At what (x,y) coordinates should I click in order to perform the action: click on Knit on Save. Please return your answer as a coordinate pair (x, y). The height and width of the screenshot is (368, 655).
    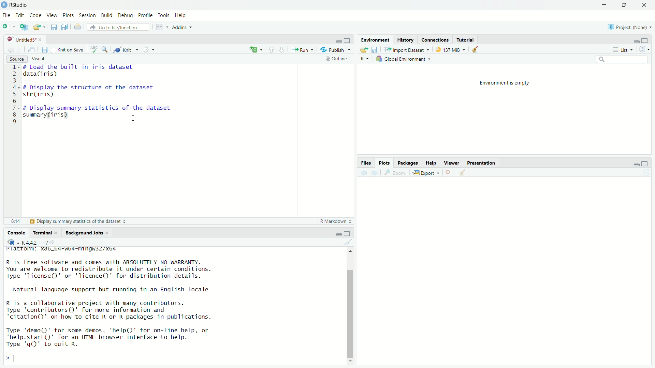
    Looking at the image, I should click on (68, 50).